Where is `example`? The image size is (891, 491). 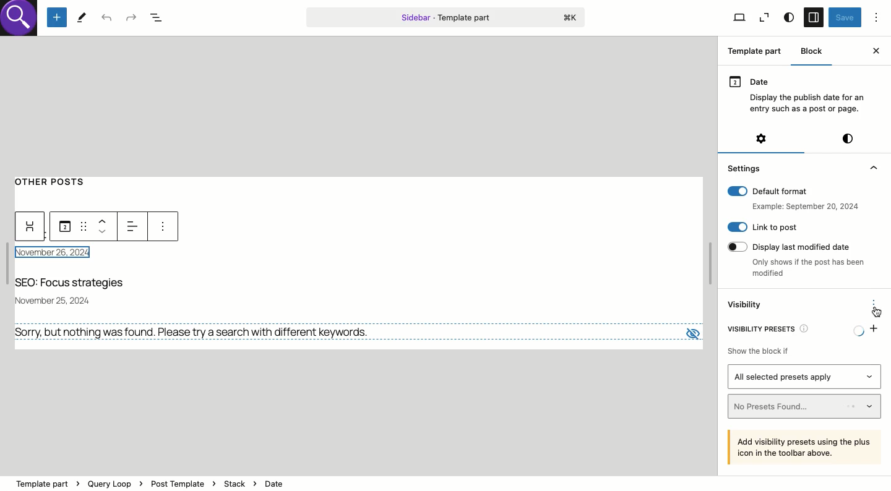
example is located at coordinates (803, 207).